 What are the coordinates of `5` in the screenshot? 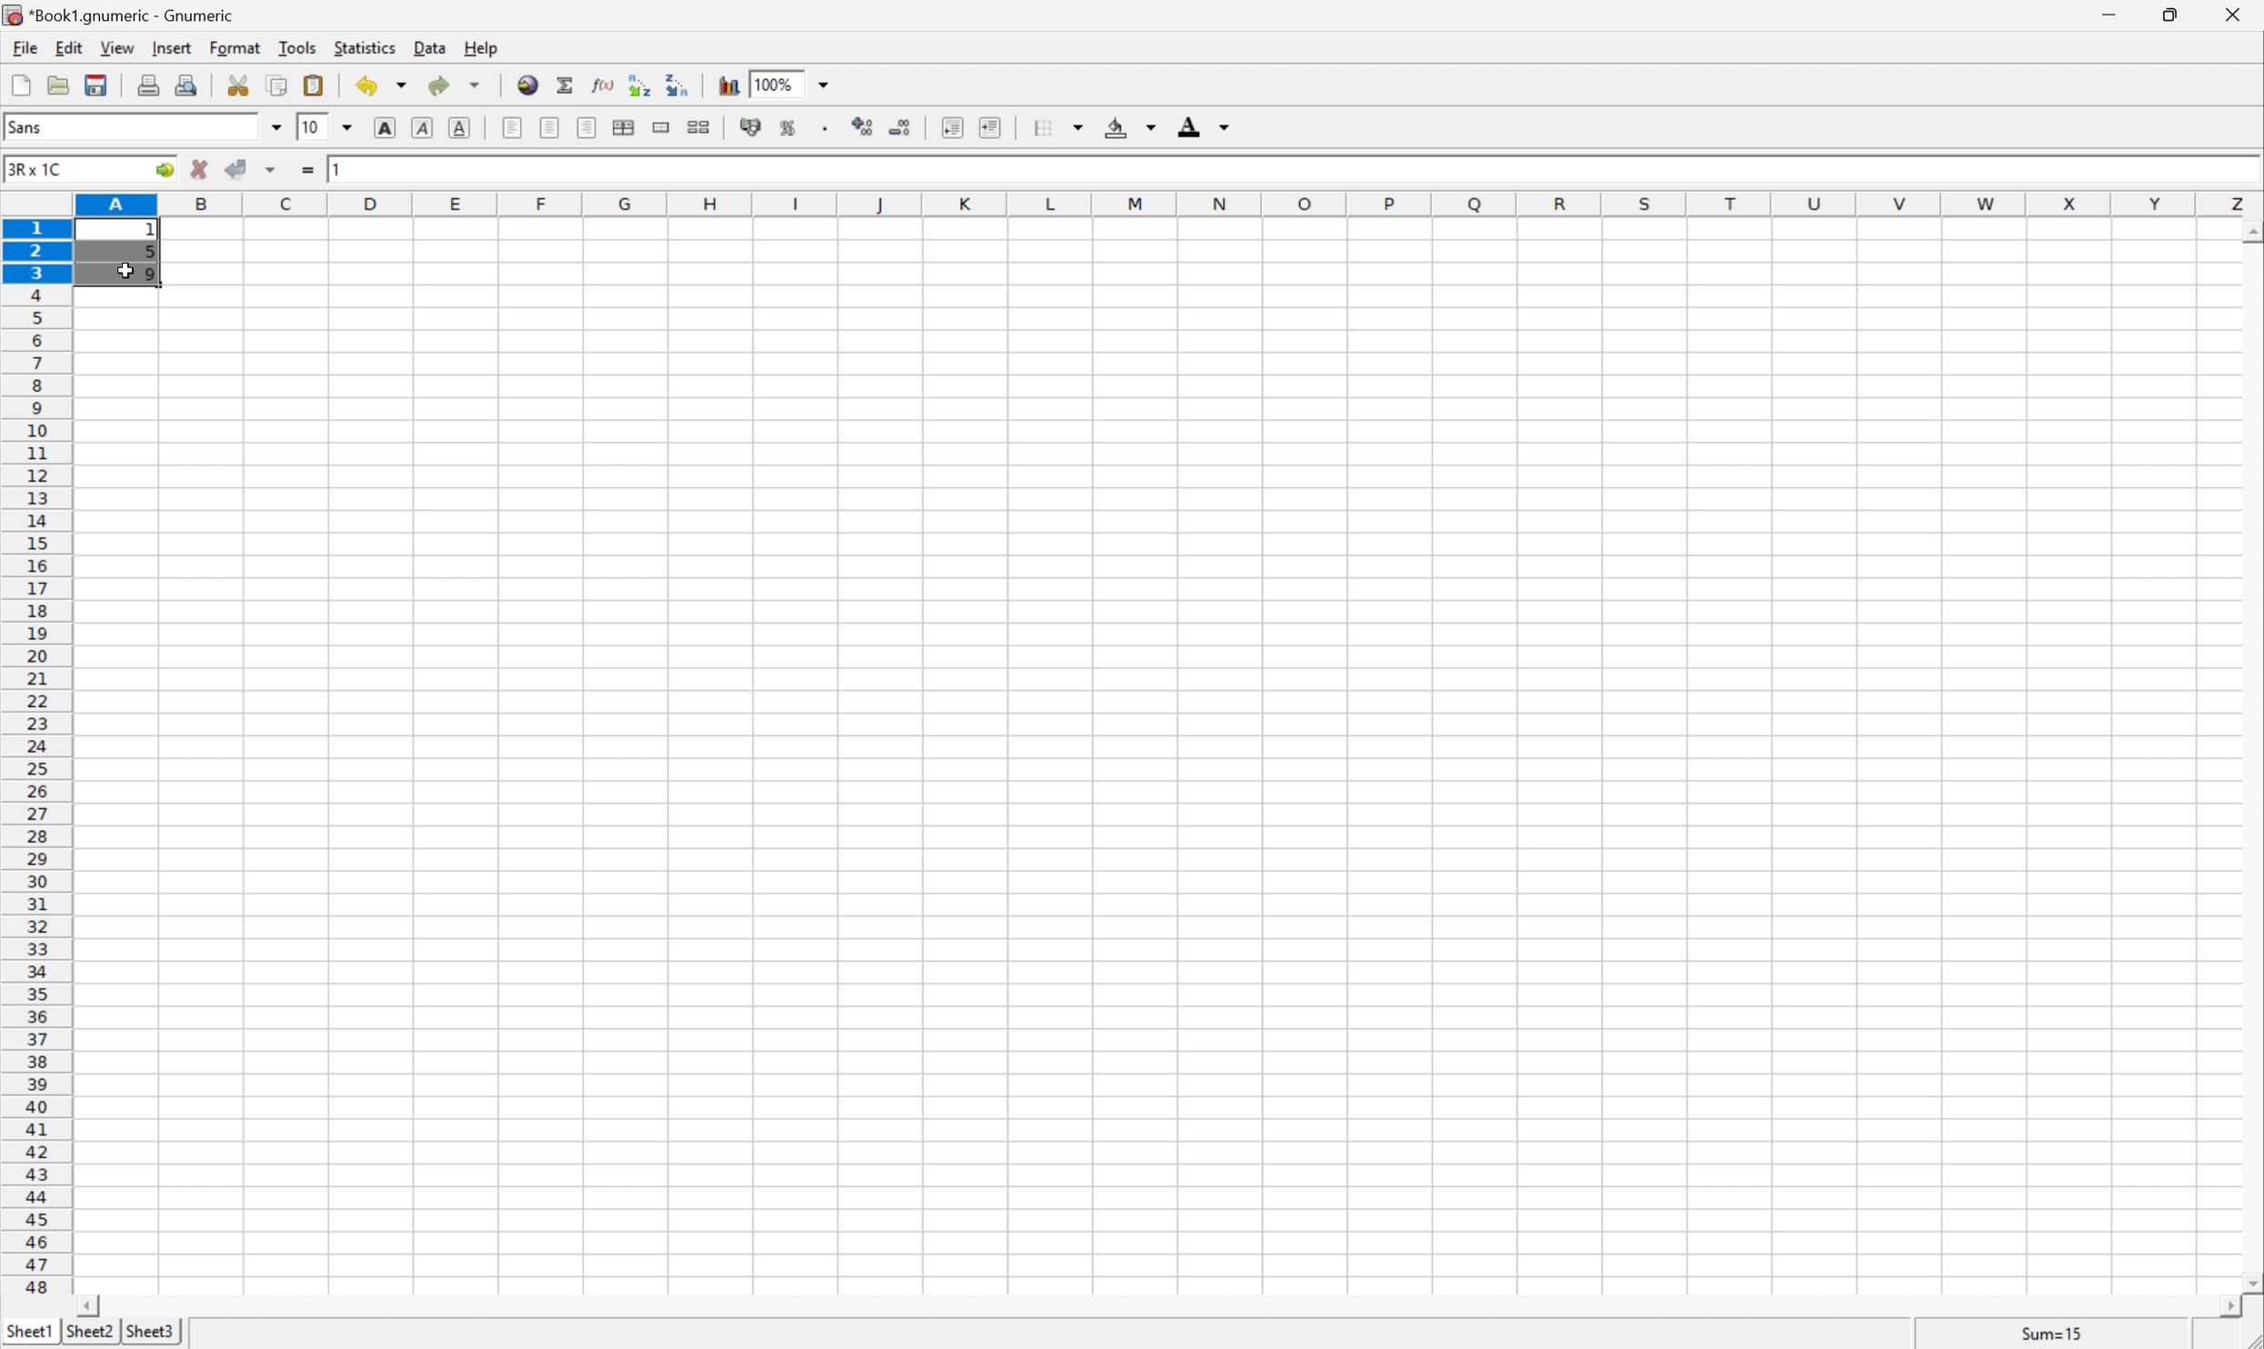 It's located at (149, 255).